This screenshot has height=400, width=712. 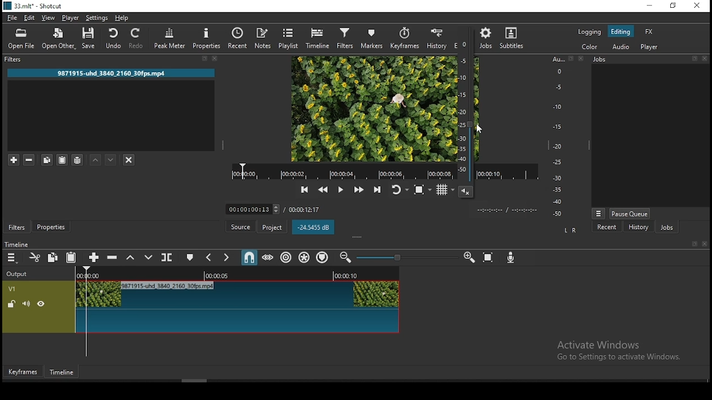 I want to click on history, so click(x=639, y=226).